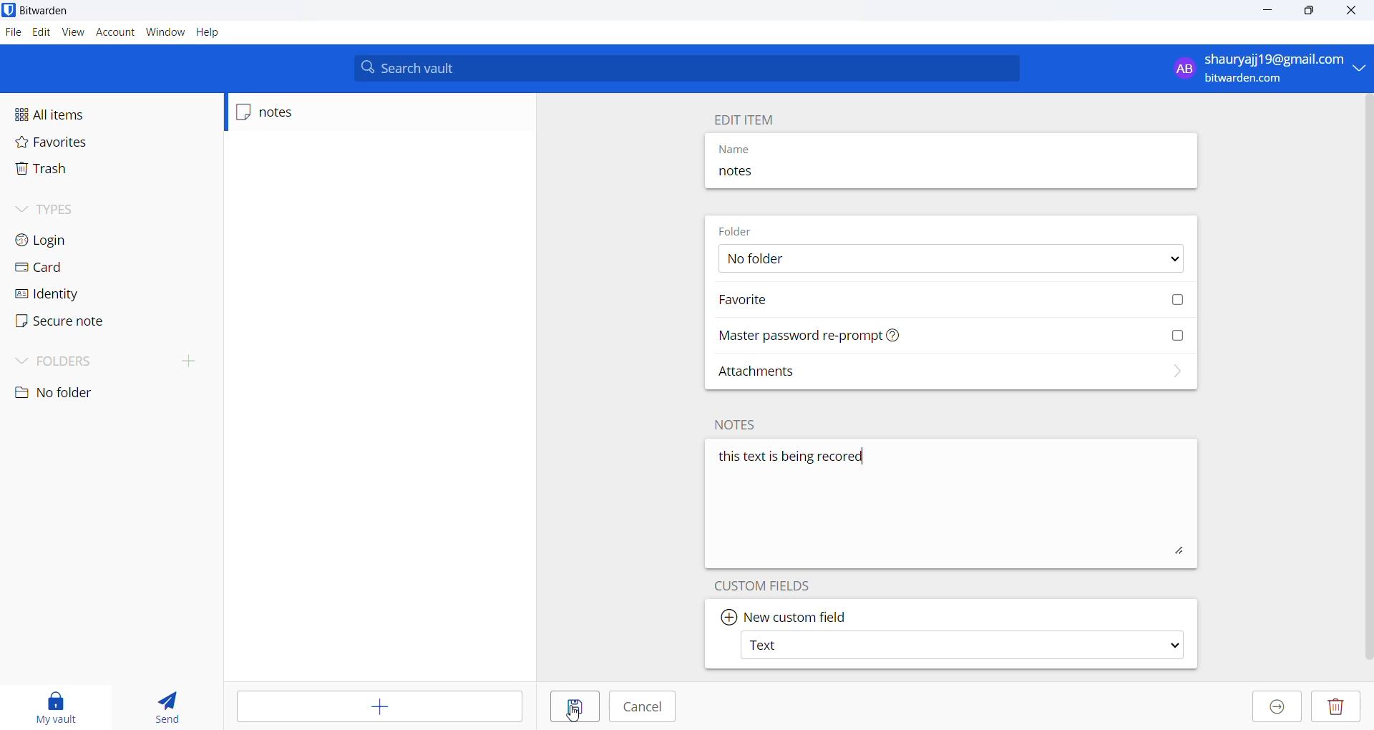 The width and height of the screenshot is (1374, 730). I want to click on shauryaji19@gmail.com bitwarden.com, so click(1263, 67).